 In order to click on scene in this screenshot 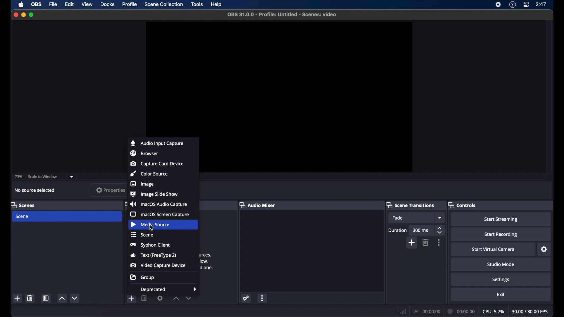, I will do `click(141, 235)`.